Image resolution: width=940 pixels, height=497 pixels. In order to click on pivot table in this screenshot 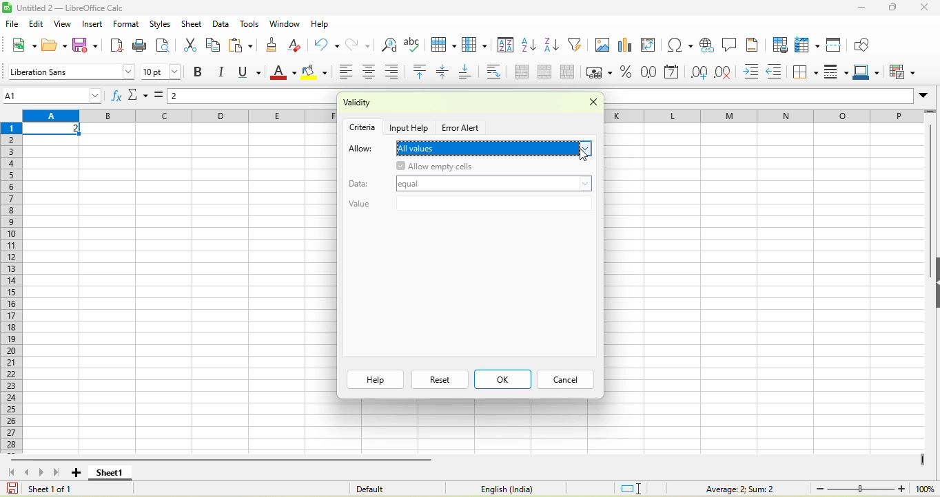, I will do `click(652, 46)`.